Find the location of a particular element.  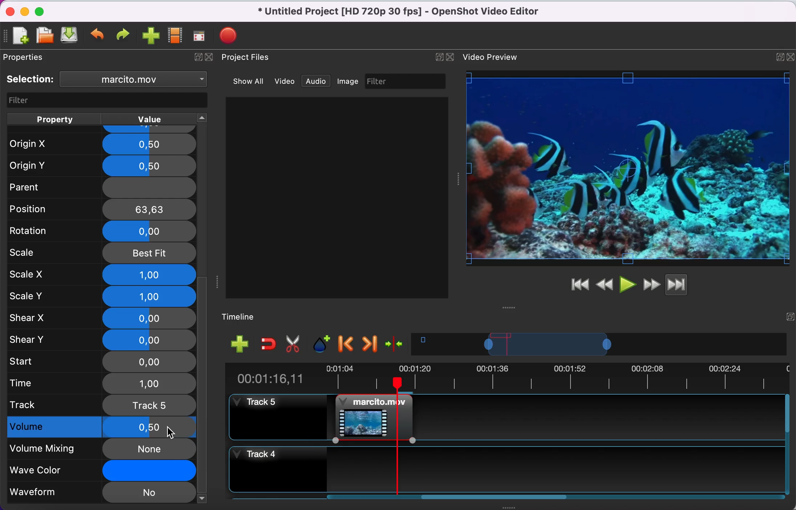

value is located at coordinates (158, 119).